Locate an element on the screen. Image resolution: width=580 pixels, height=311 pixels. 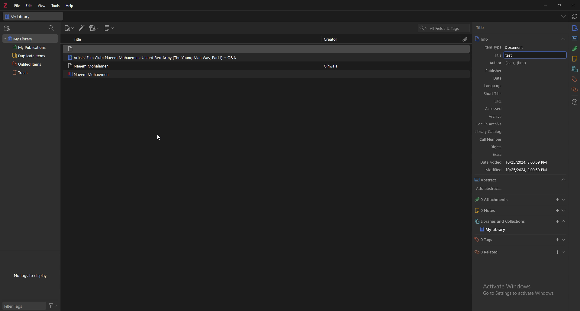
related is located at coordinates (575, 89).